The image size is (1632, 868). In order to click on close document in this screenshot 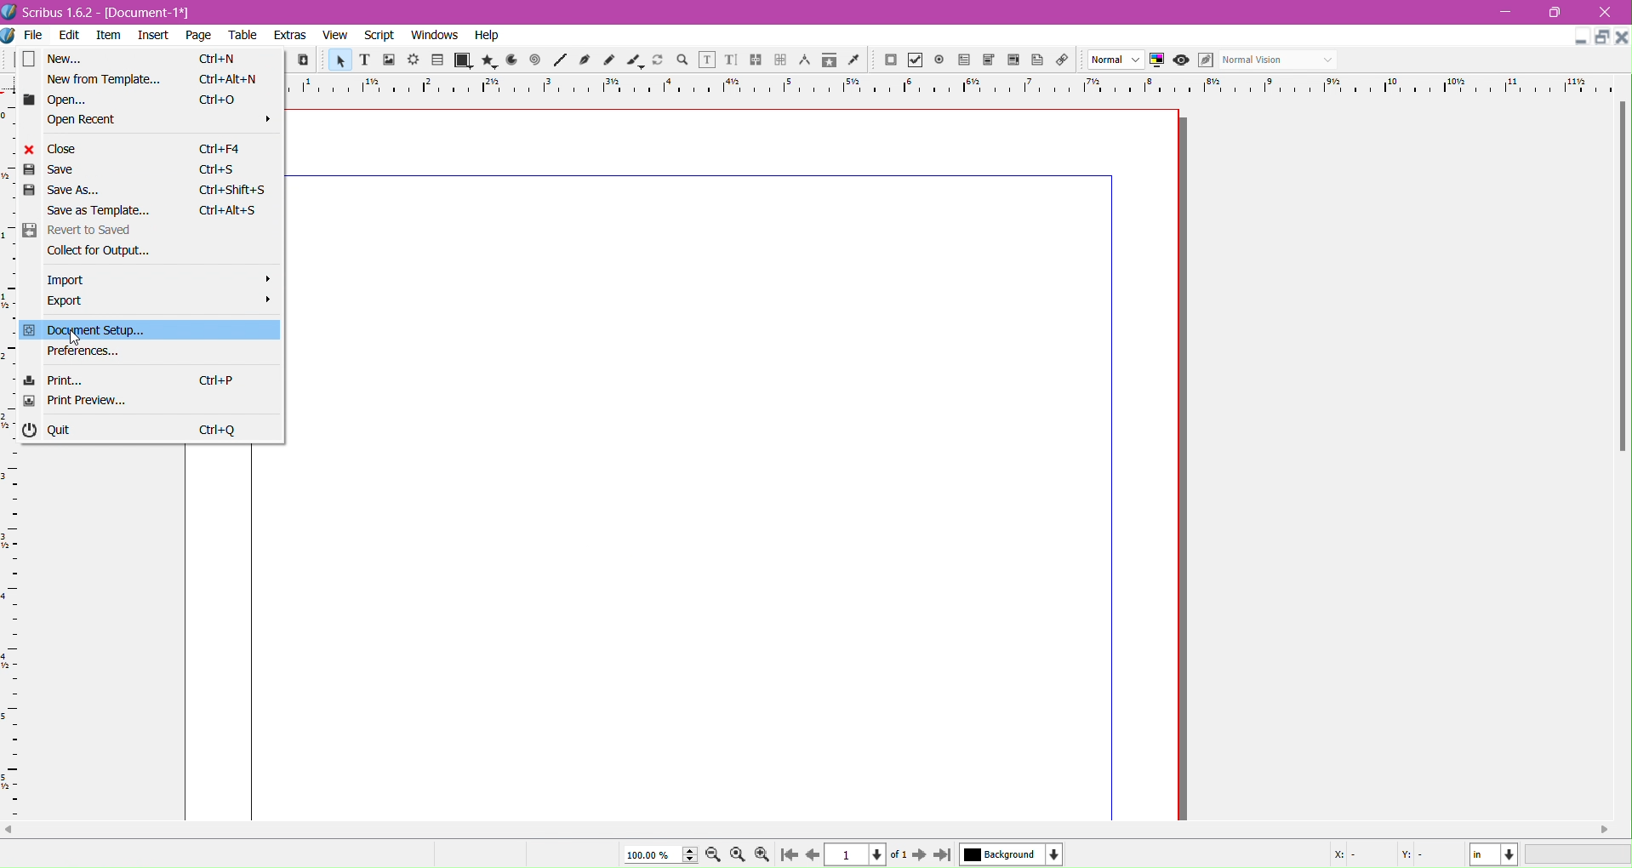, I will do `click(1622, 37)`.